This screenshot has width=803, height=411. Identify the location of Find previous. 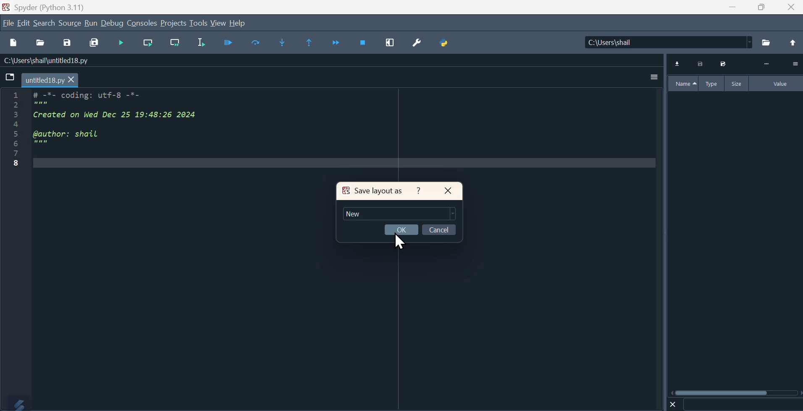
(311, 43).